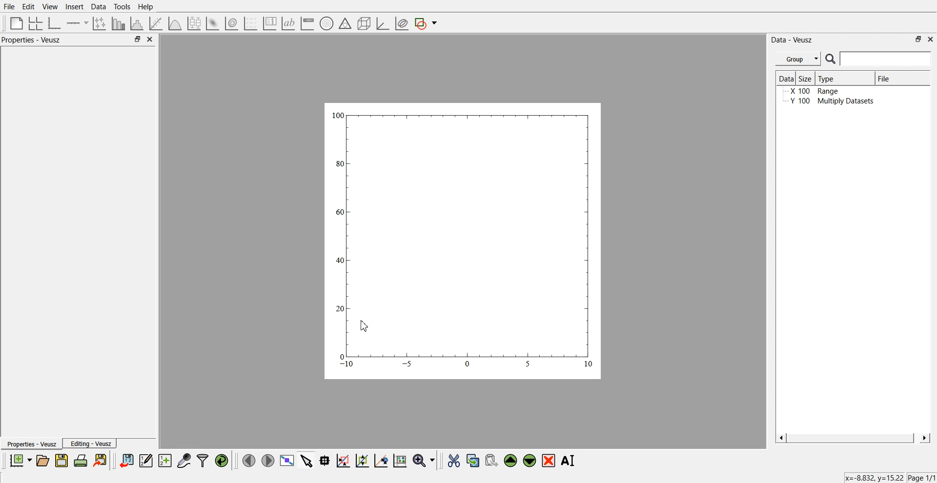 The width and height of the screenshot is (937, 483). I want to click on copy the selected widgets, so click(473, 460).